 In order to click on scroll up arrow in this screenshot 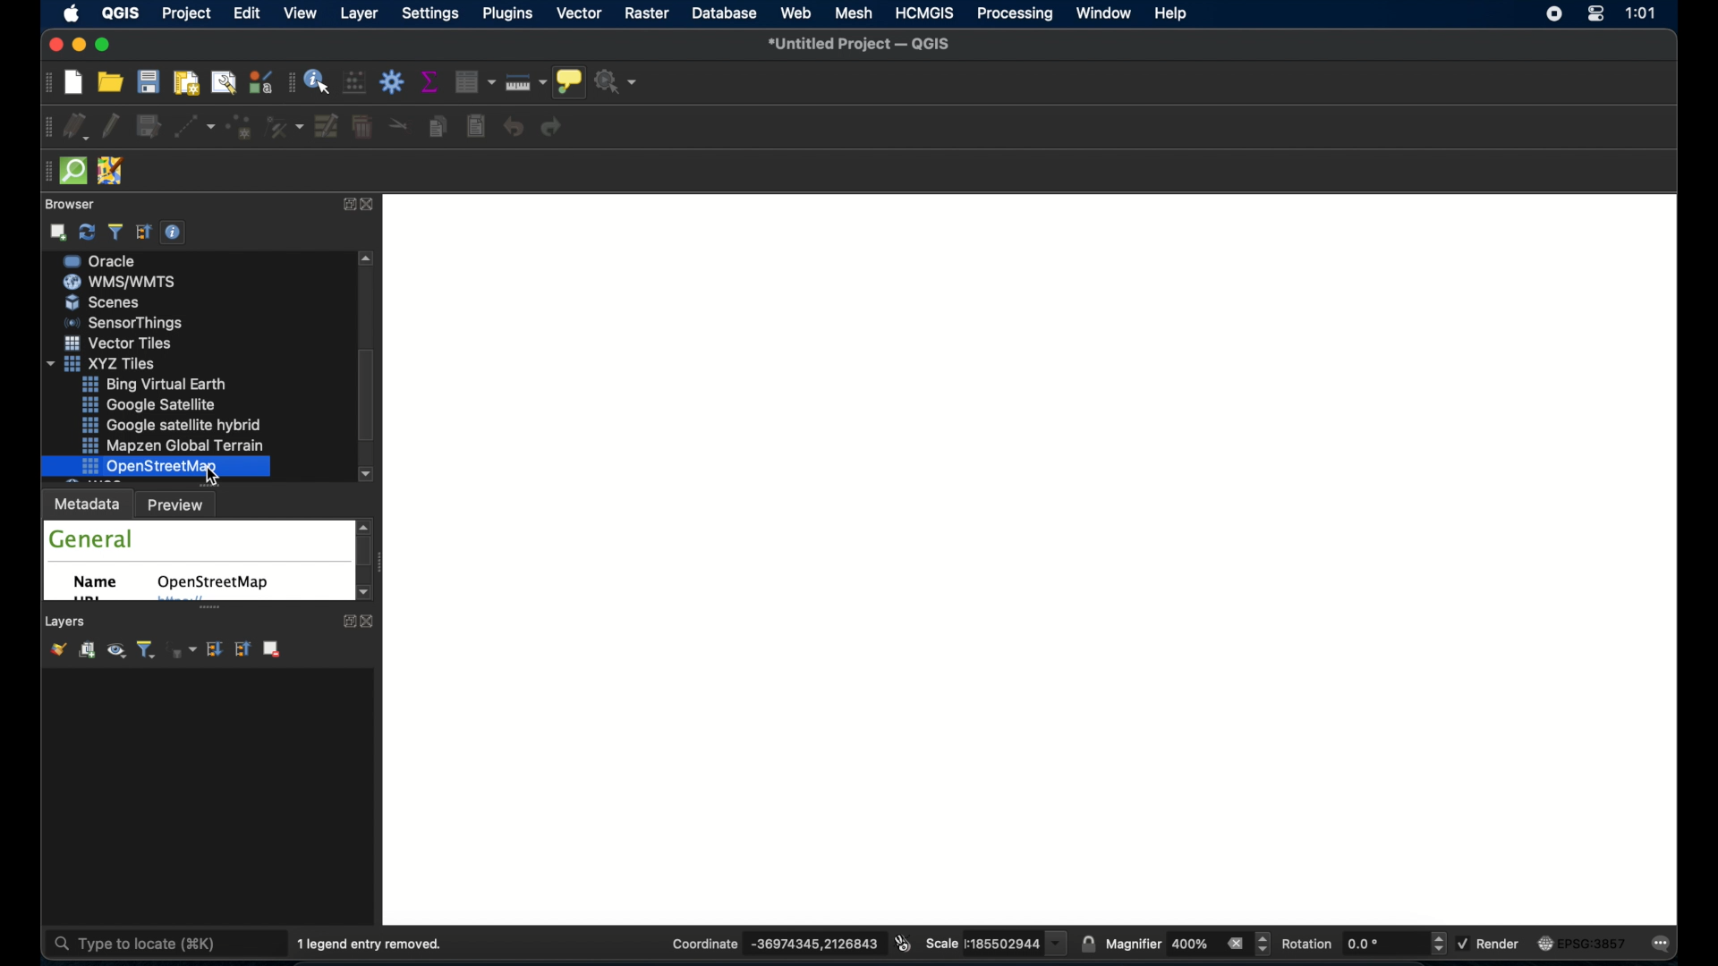, I will do `click(366, 525)`.